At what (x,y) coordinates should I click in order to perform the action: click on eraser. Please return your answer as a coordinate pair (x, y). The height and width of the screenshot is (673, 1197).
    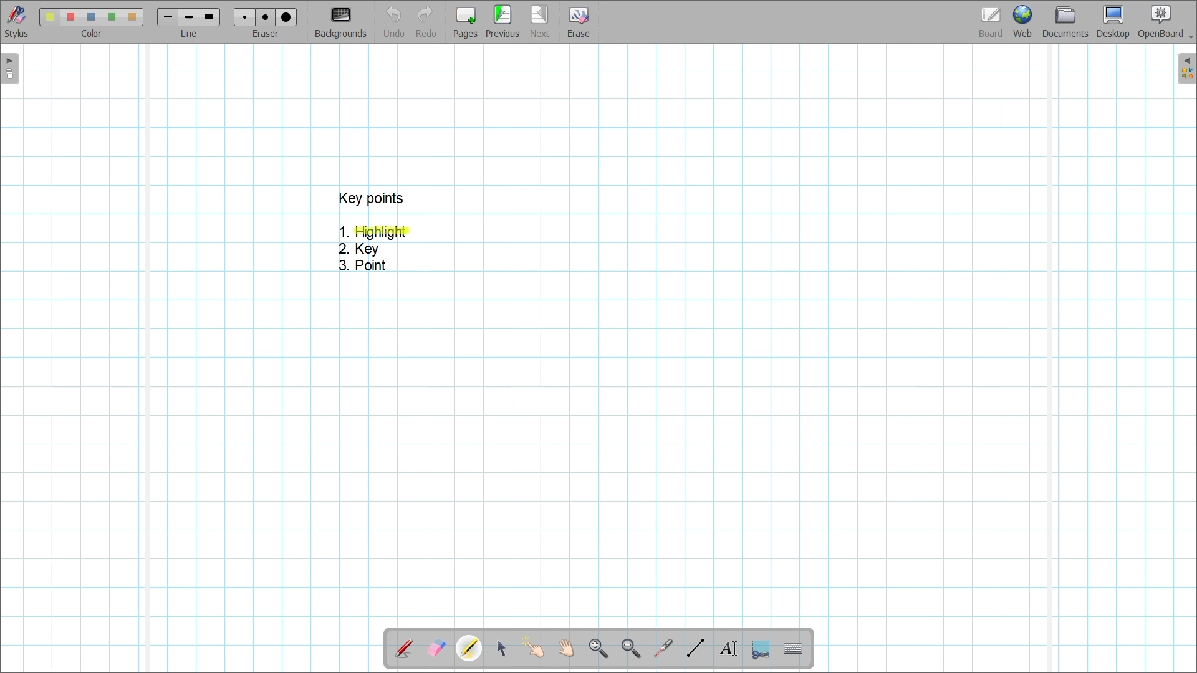
    Looking at the image, I should click on (268, 34).